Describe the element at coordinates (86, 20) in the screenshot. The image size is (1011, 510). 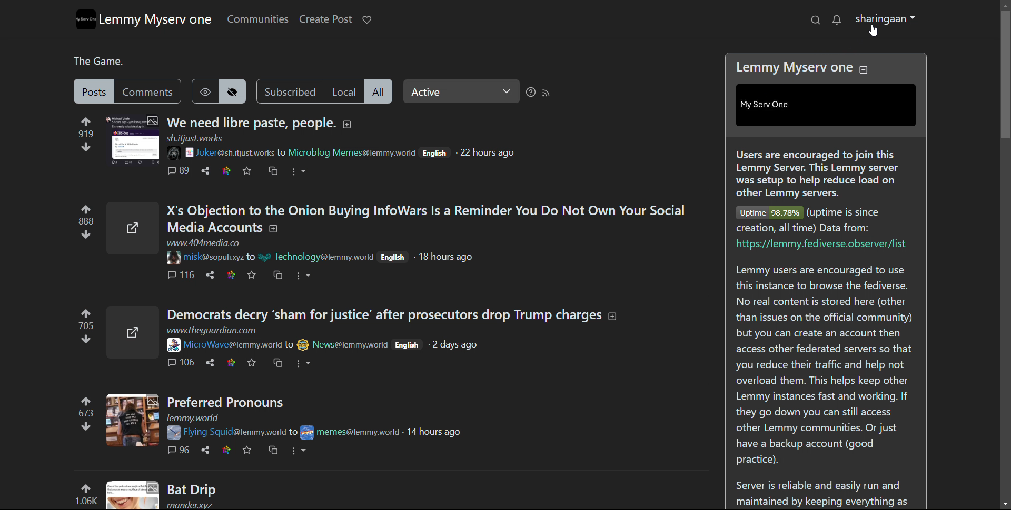
I see `logo` at that location.